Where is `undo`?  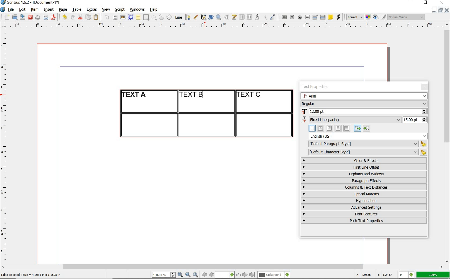 undo is located at coordinates (64, 17).